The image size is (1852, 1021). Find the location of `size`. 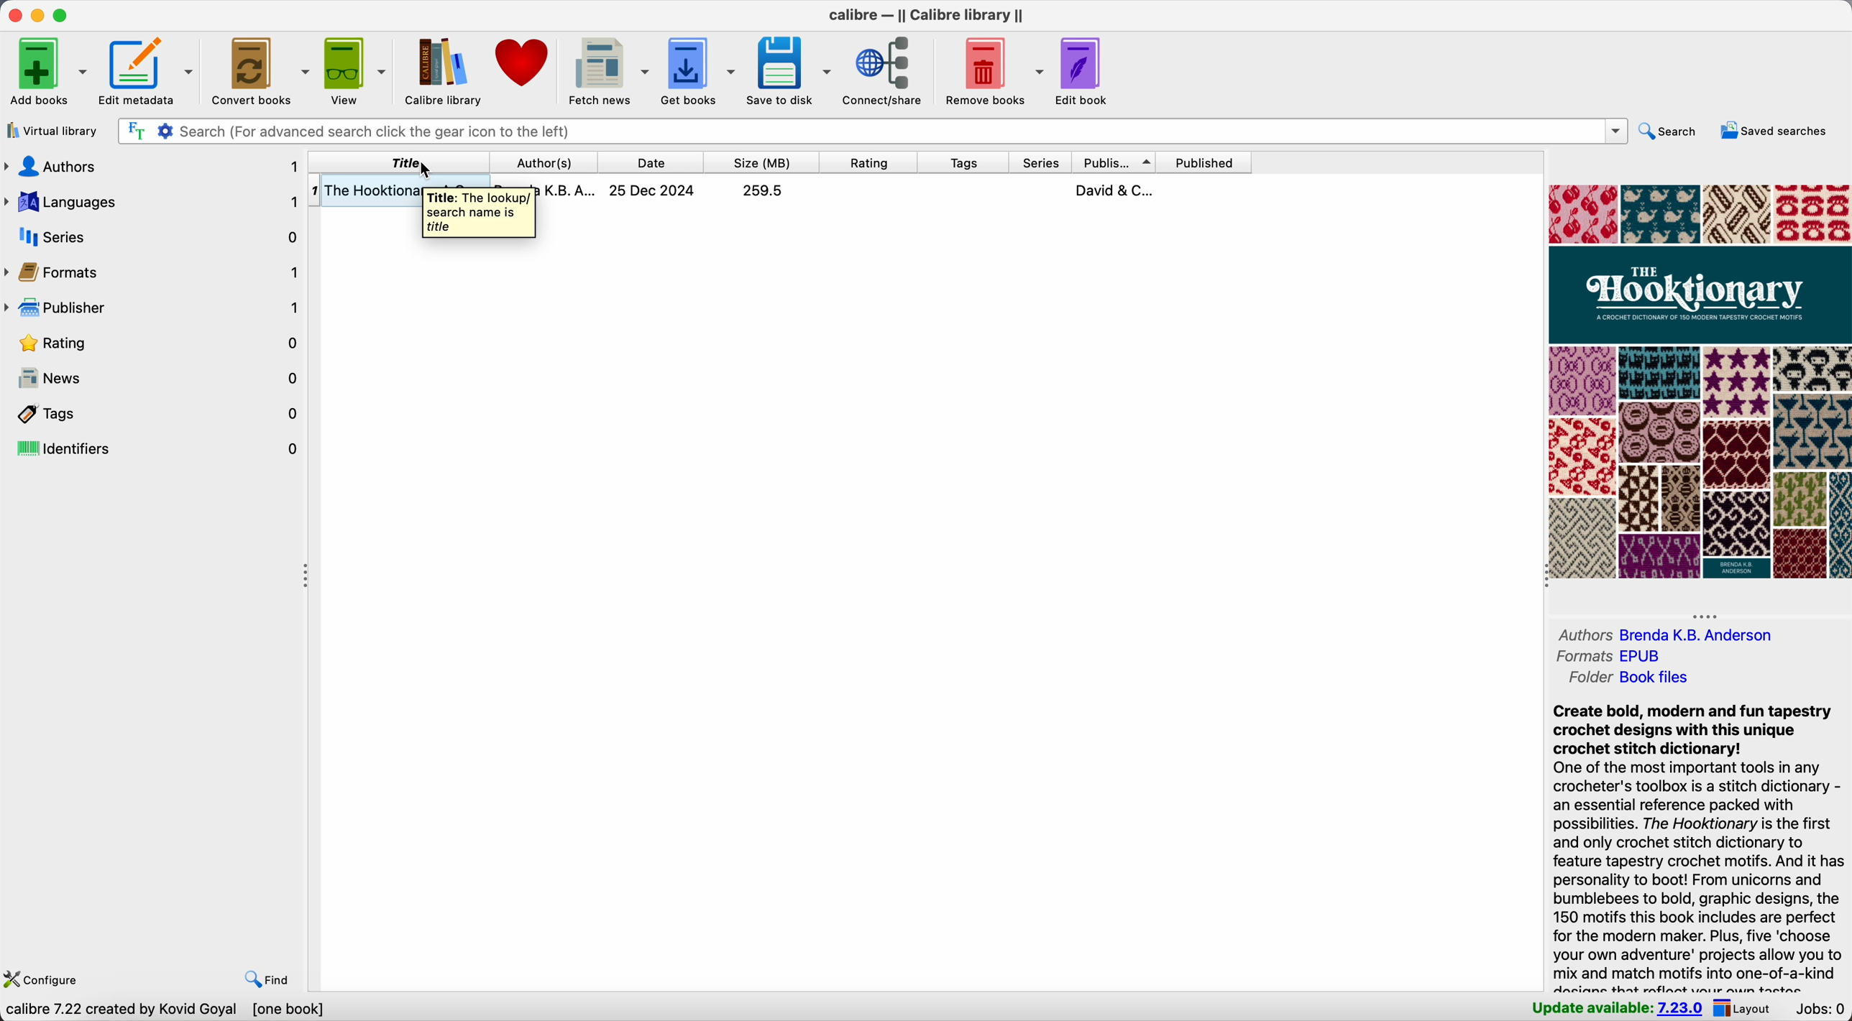

size is located at coordinates (763, 162).